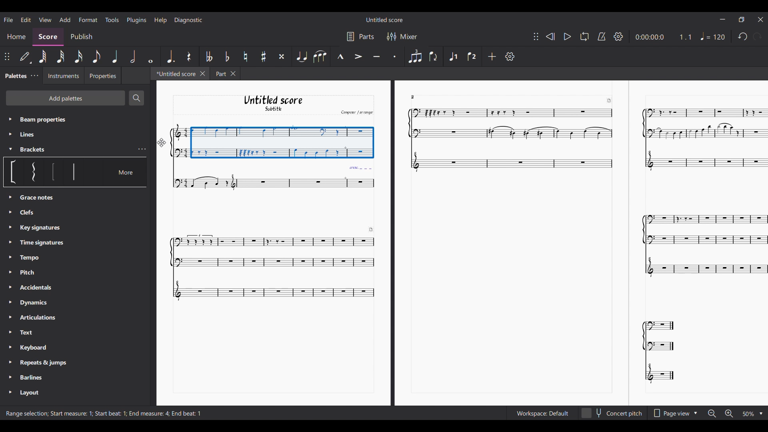 The height and width of the screenshot is (432, 768). Describe the element at coordinates (761, 414) in the screenshot. I see `Drop down` at that location.